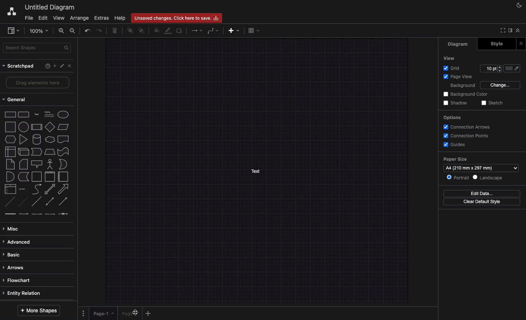 Image resolution: width=526 pixels, height=320 pixels. Describe the element at coordinates (483, 202) in the screenshot. I see `Clear default style` at that location.